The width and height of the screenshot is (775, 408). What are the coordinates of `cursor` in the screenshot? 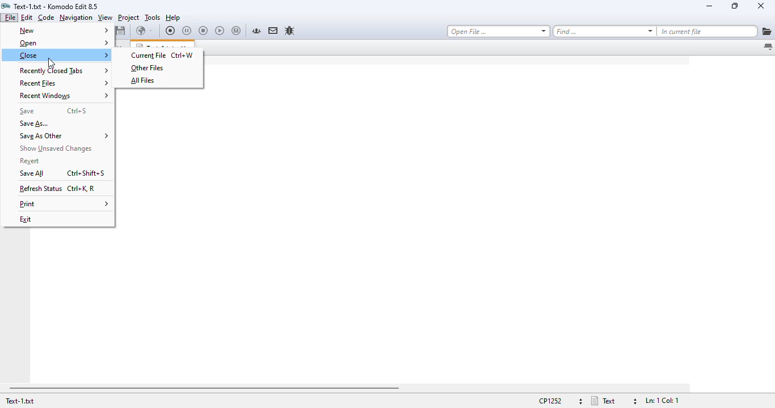 It's located at (51, 63).